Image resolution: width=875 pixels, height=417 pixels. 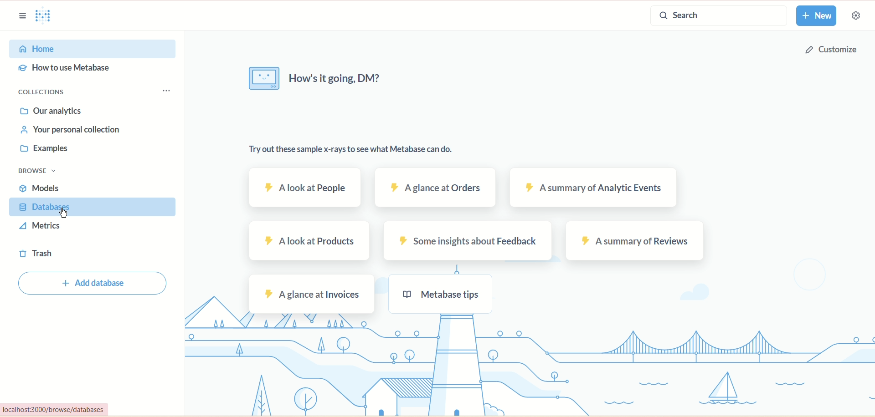 I want to click on metabase tips, so click(x=440, y=293).